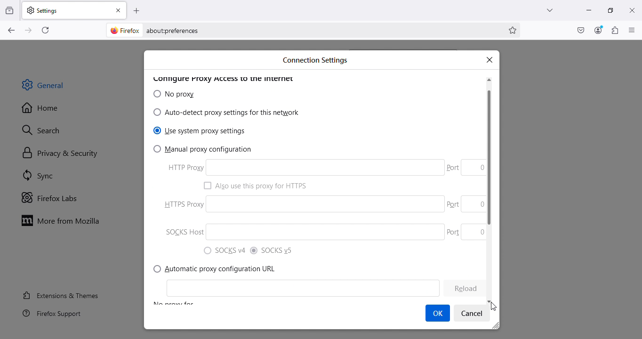 The image size is (642, 339). What do you see at coordinates (323, 60) in the screenshot?
I see `Search bar` at bounding box center [323, 60].